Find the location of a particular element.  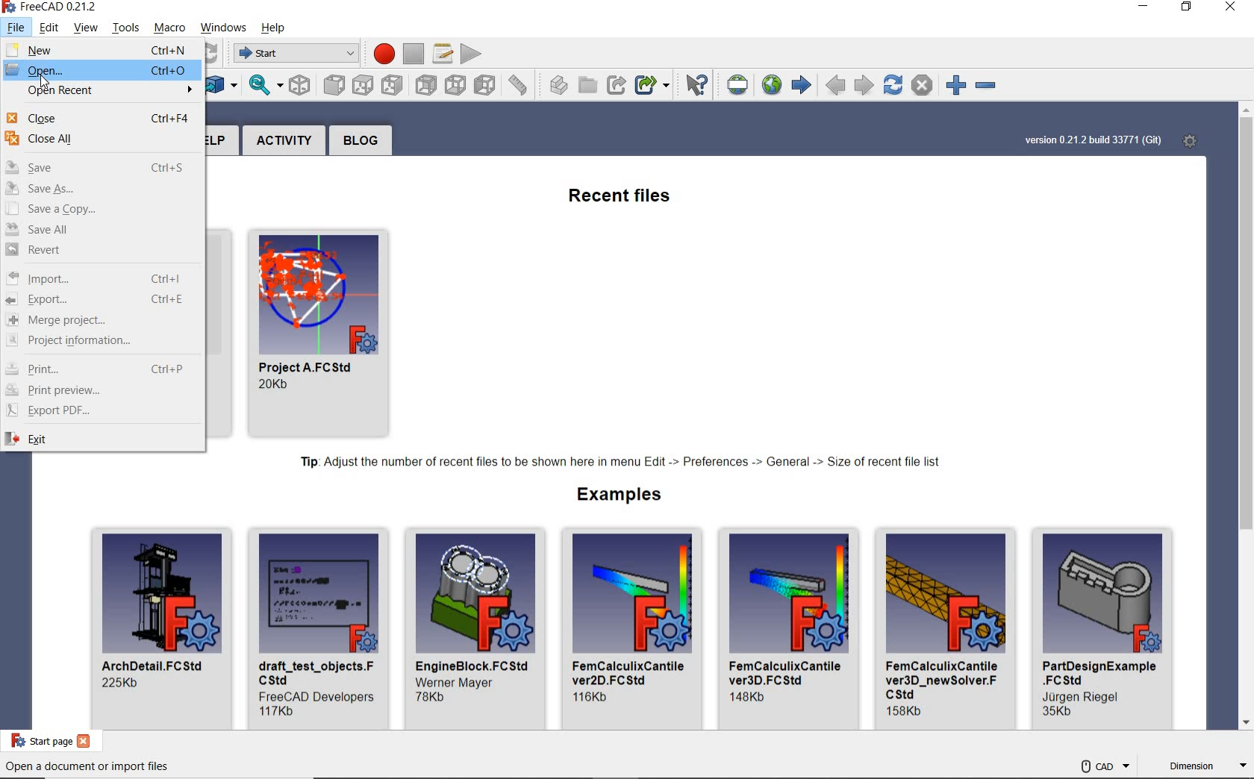

EXPORT PDF is located at coordinates (99, 410).